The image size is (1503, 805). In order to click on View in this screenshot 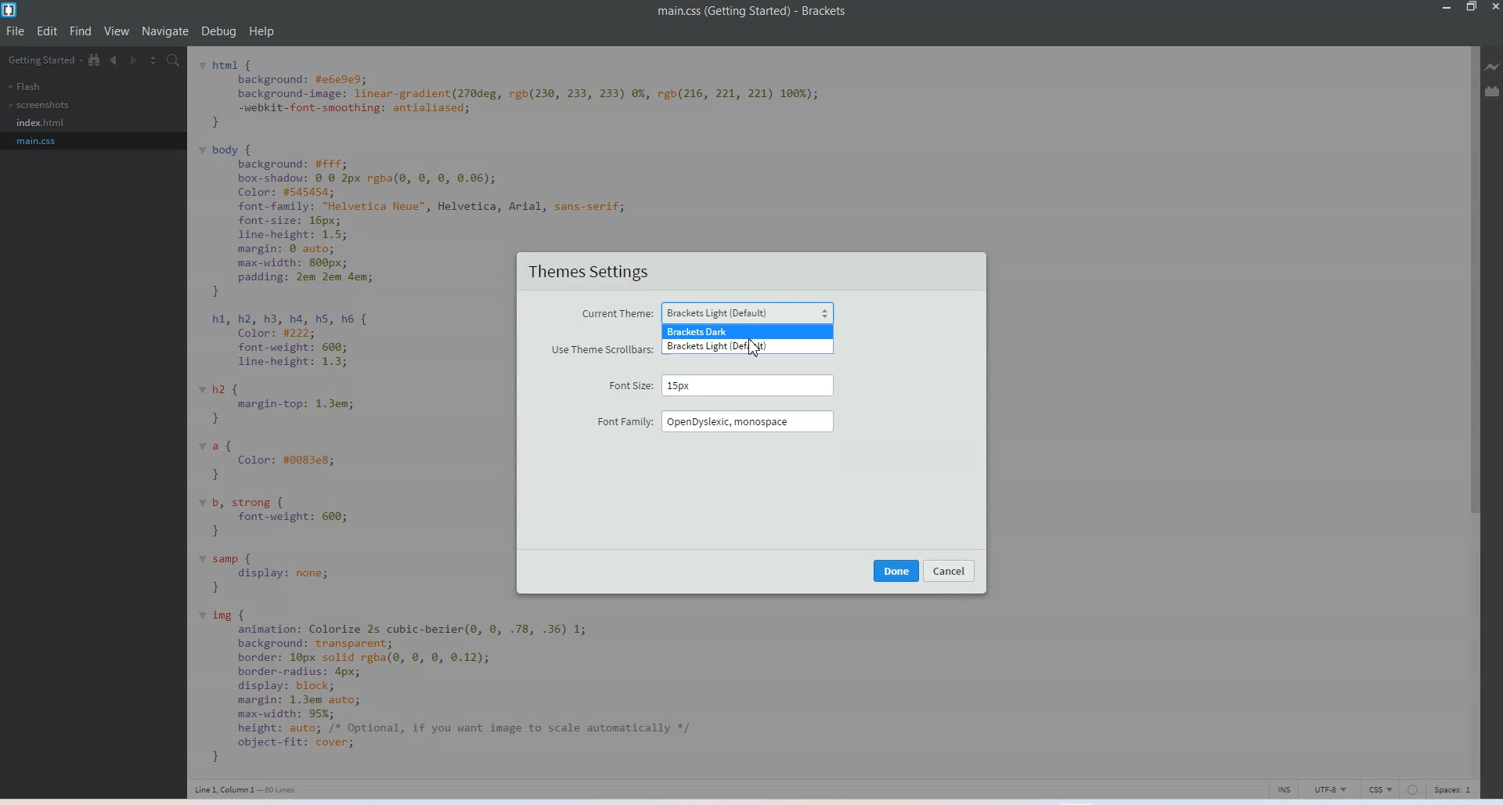, I will do `click(118, 31)`.